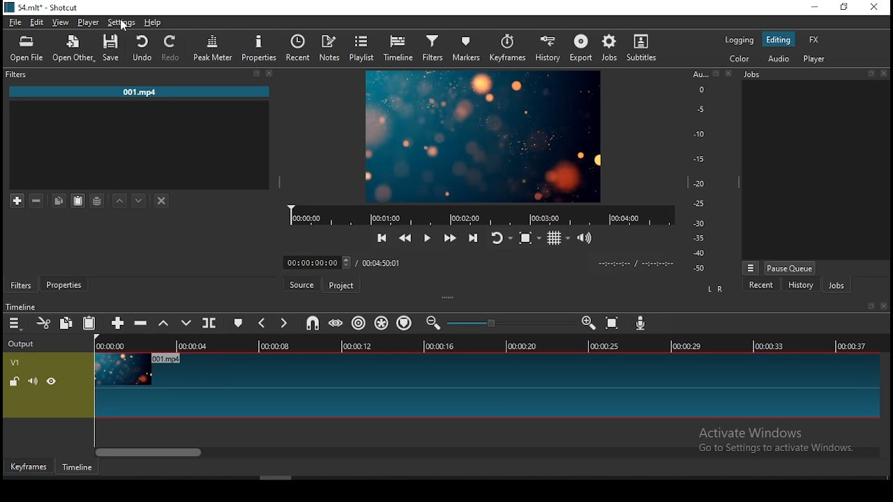 This screenshot has width=893, height=502. I want to click on save filter set, so click(97, 199).